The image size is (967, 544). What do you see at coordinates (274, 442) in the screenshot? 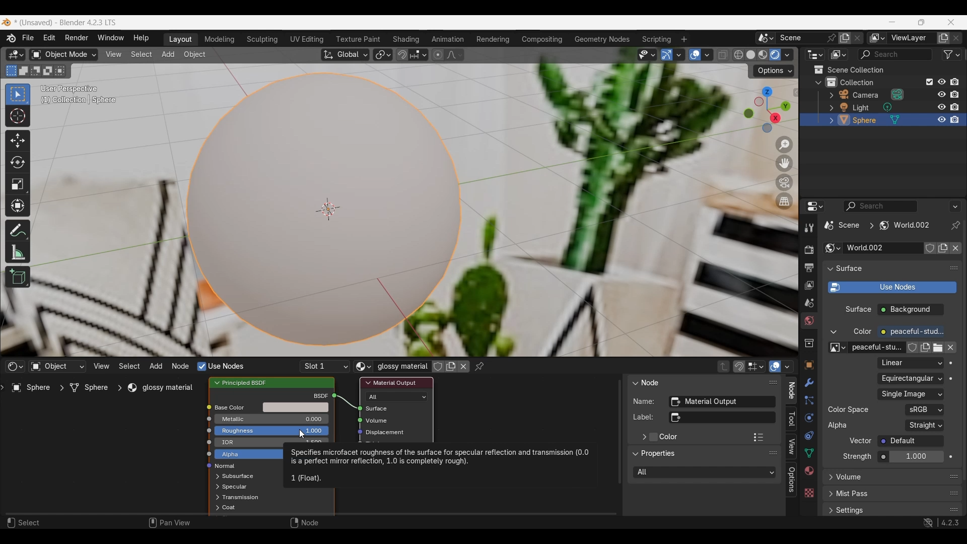
I see `IOR in base` at bounding box center [274, 442].